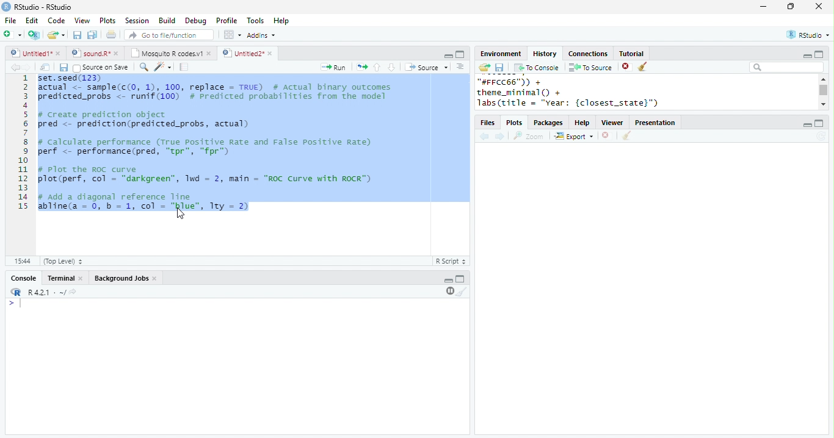 The height and width of the screenshot is (438, 834). I want to click on Profile, so click(227, 20).